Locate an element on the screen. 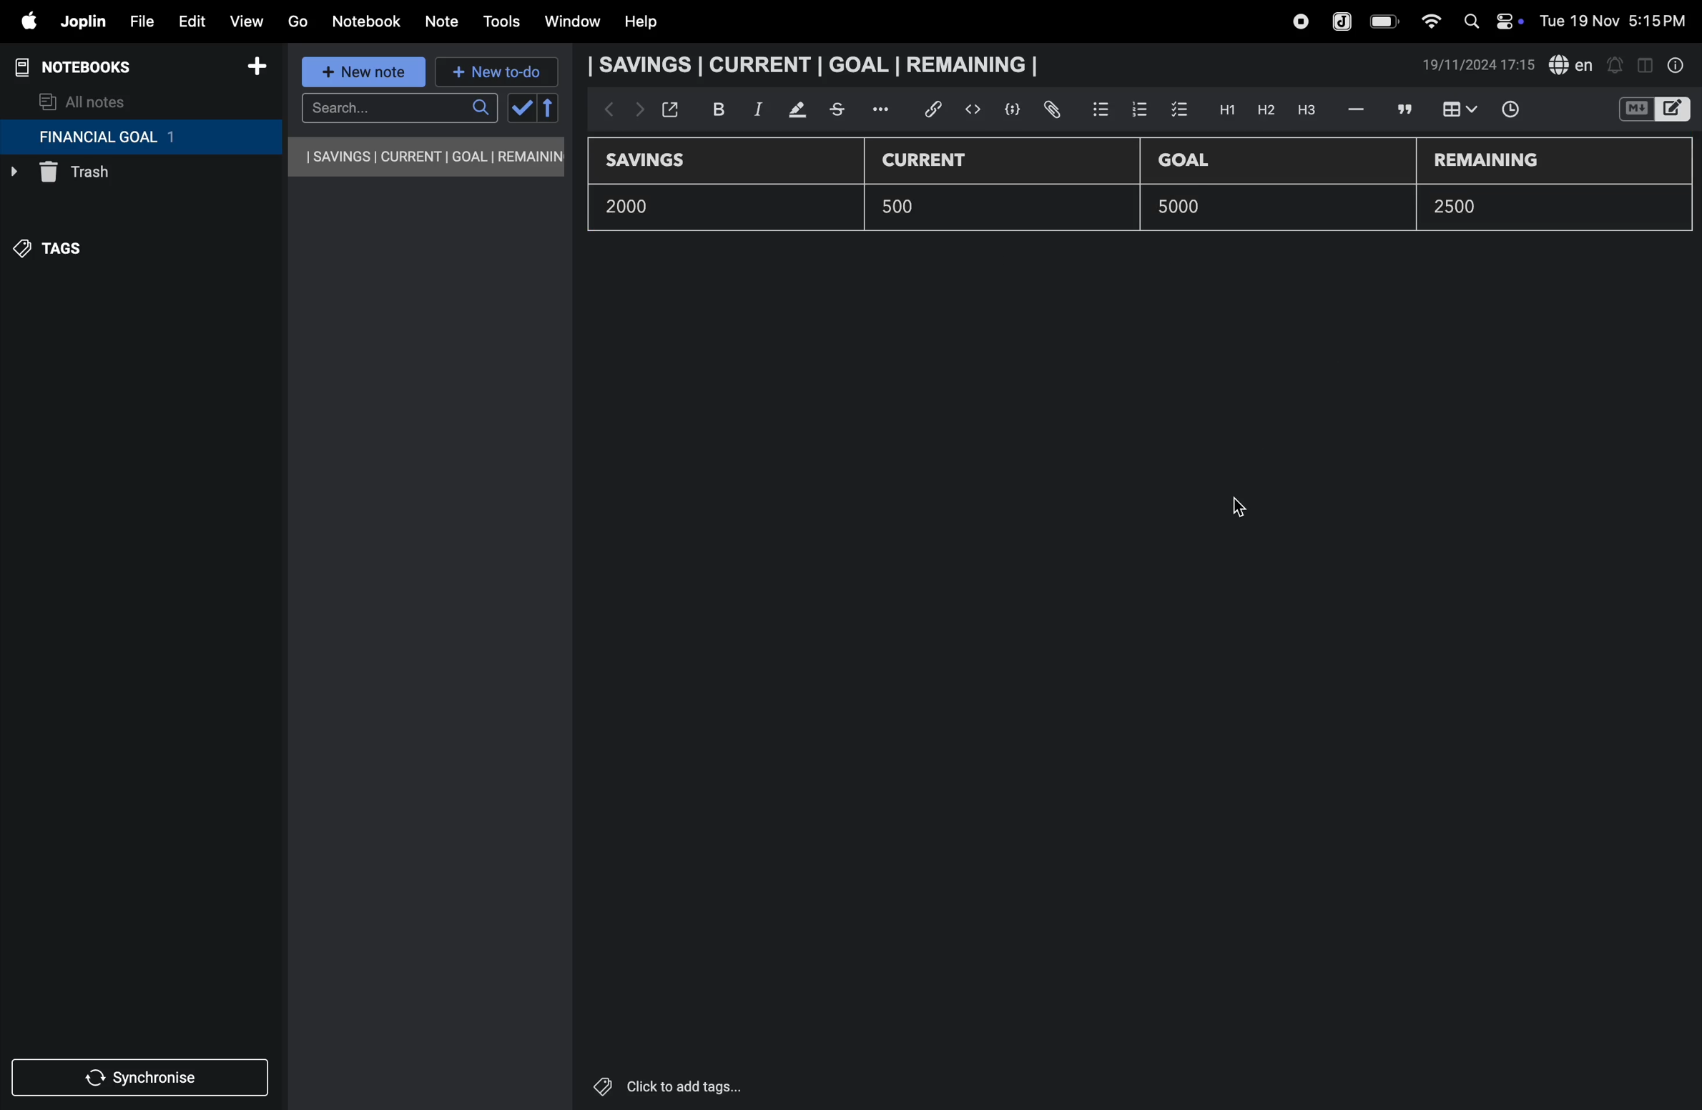 This screenshot has height=1110, width=1702. hifen is located at coordinates (1358, 109).